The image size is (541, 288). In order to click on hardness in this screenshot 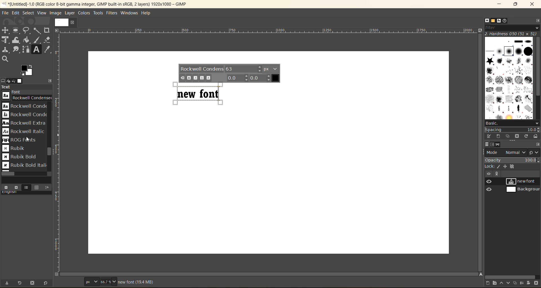, I will do `click(512, 33)`.